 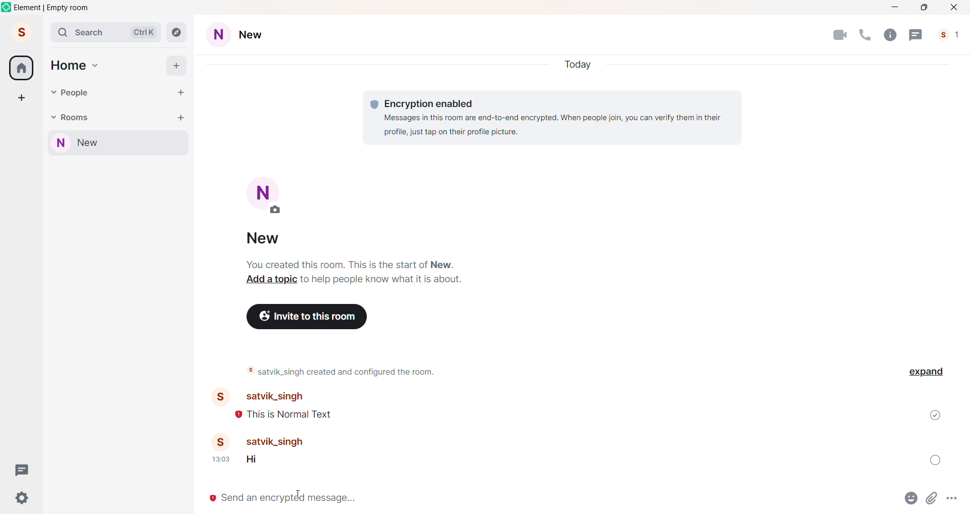 I want to click on satvik_singh, so click(x=266, y=396).